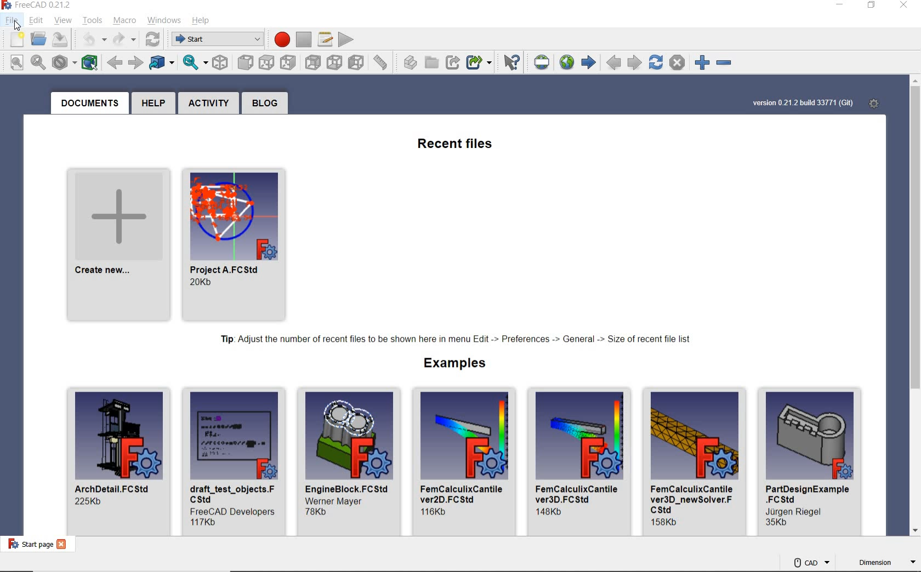  What do you see at coordinates (811, 562) in the screenshot?
I see `CAD NAVIGATION STYLE` at bounding box center [811, 562].